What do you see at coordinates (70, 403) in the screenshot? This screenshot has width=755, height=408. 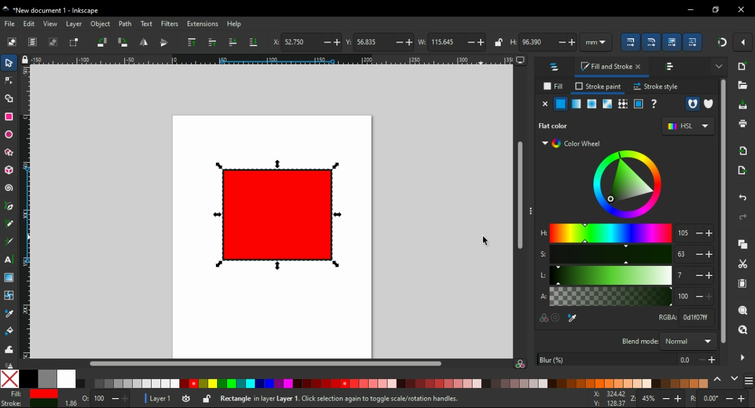 I see `1.86` at bounding box center [70, 403].